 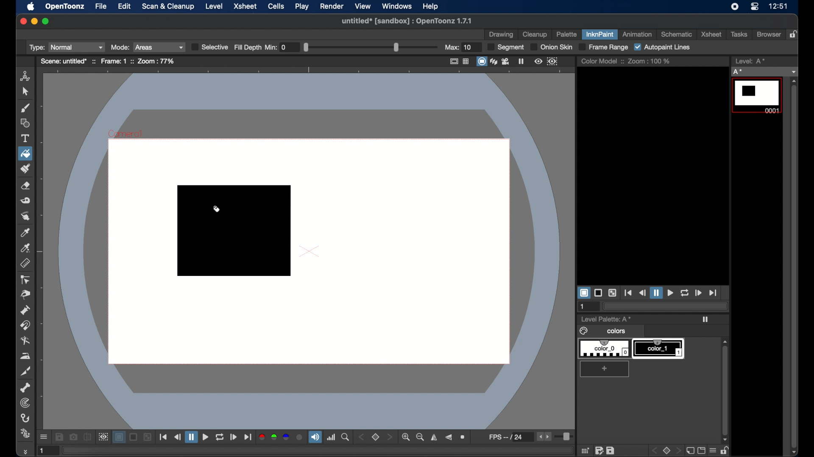 What do you see at coordinates (550, 47) in the screenshot?
I see `onion skin` at bounding box center [550, 47].